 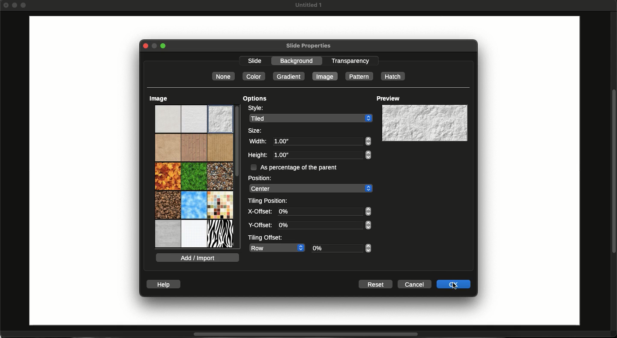 What do you see at coordinates (261, 225) in the screenshot?
I see `Y-offset:` at bounding box center [261, 225].